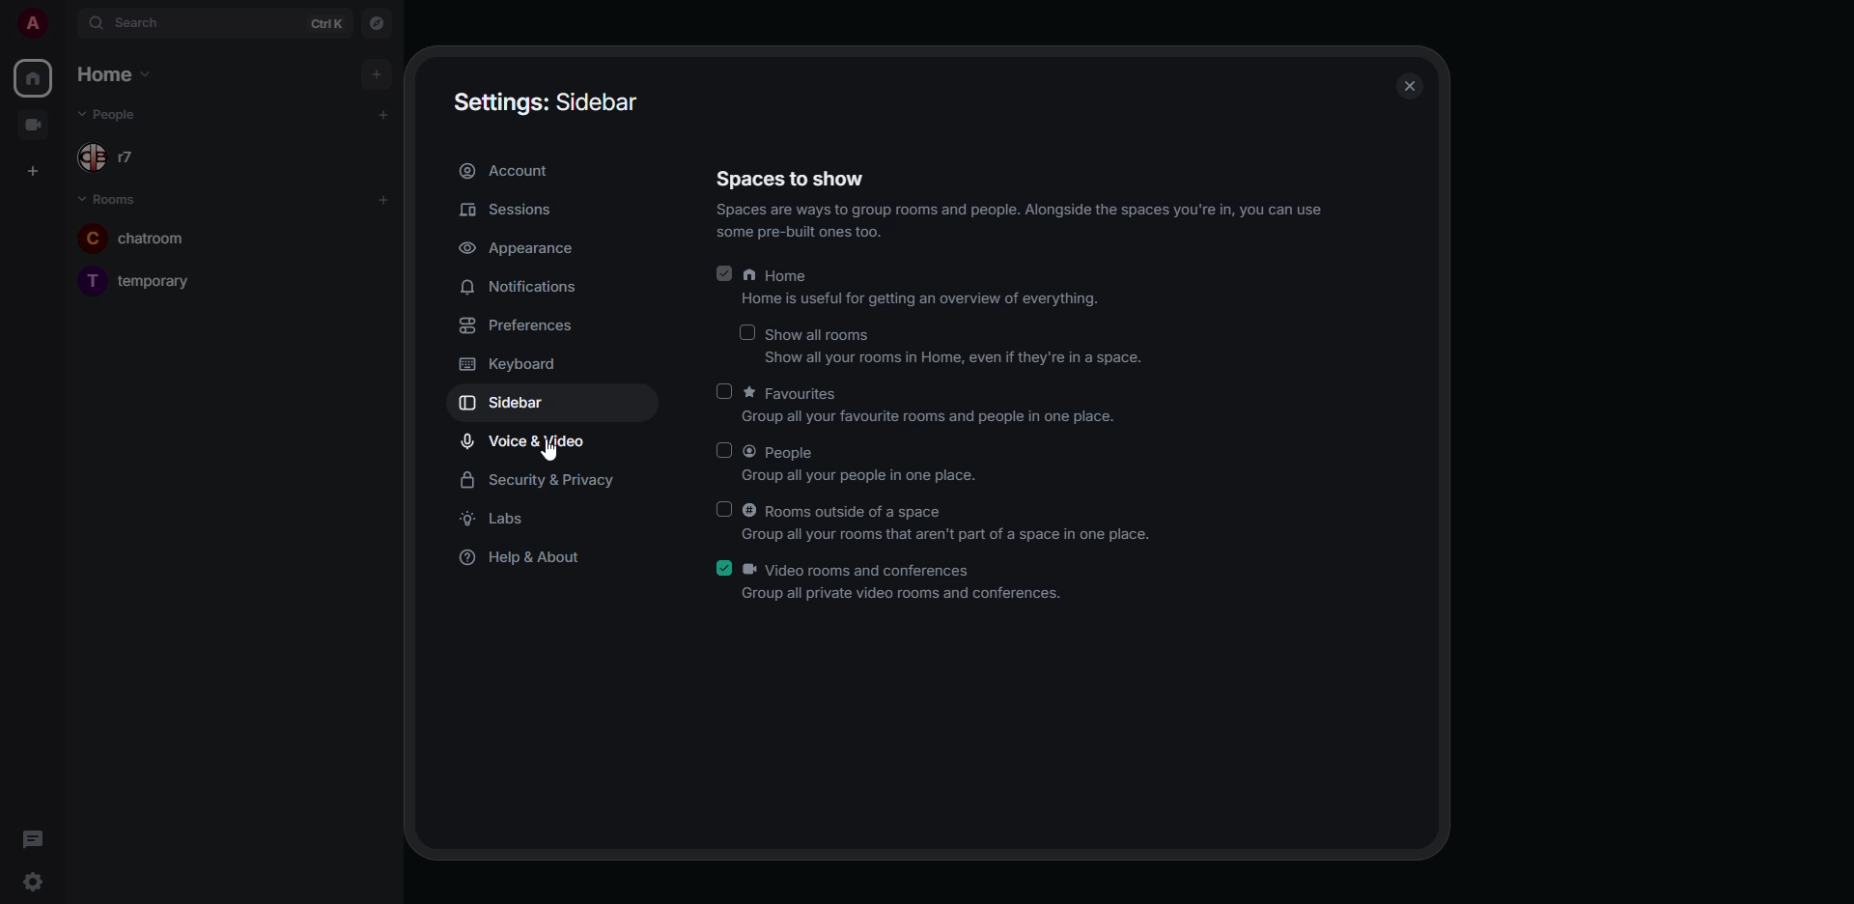  I want to click on help & about, so click(520, 556).